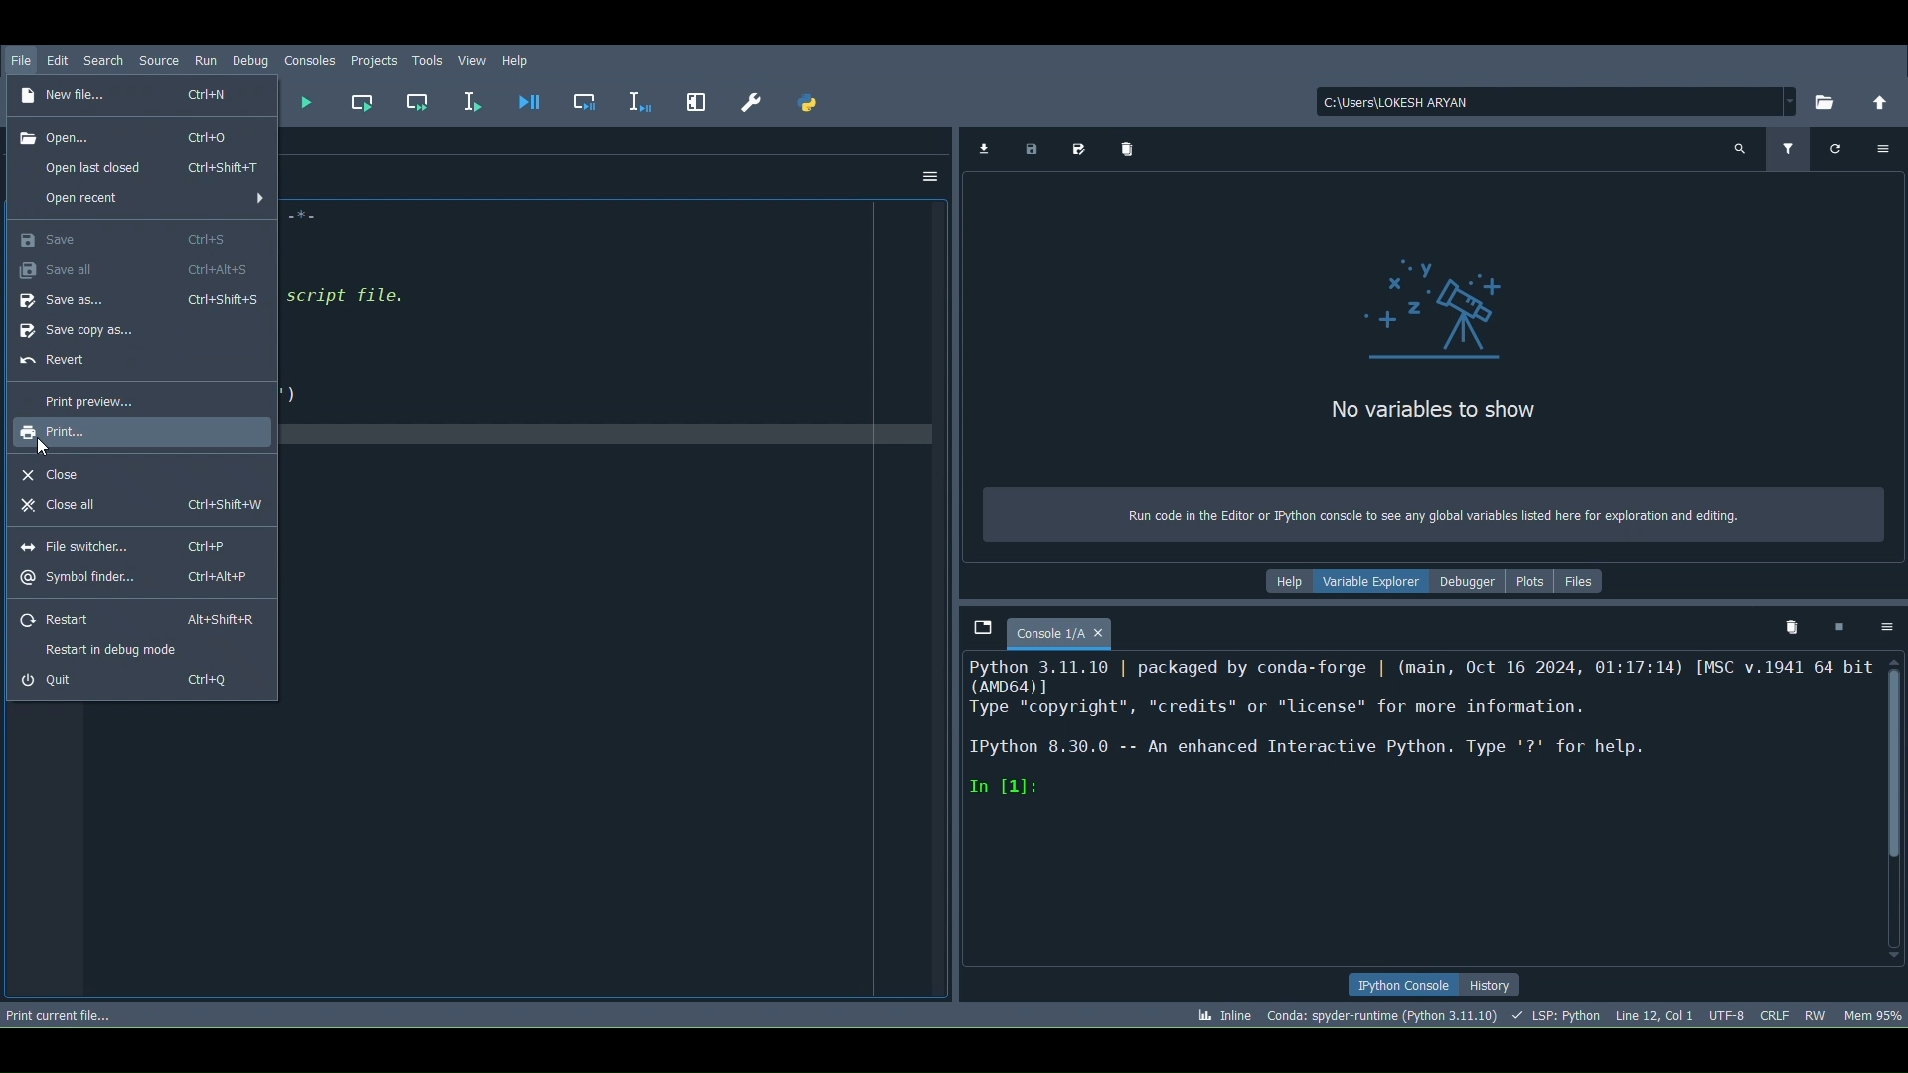  What do you see at coordinates (1730, 1014) in the screenshot?
I see `Encoding` at bounding box center [1730, 1014].